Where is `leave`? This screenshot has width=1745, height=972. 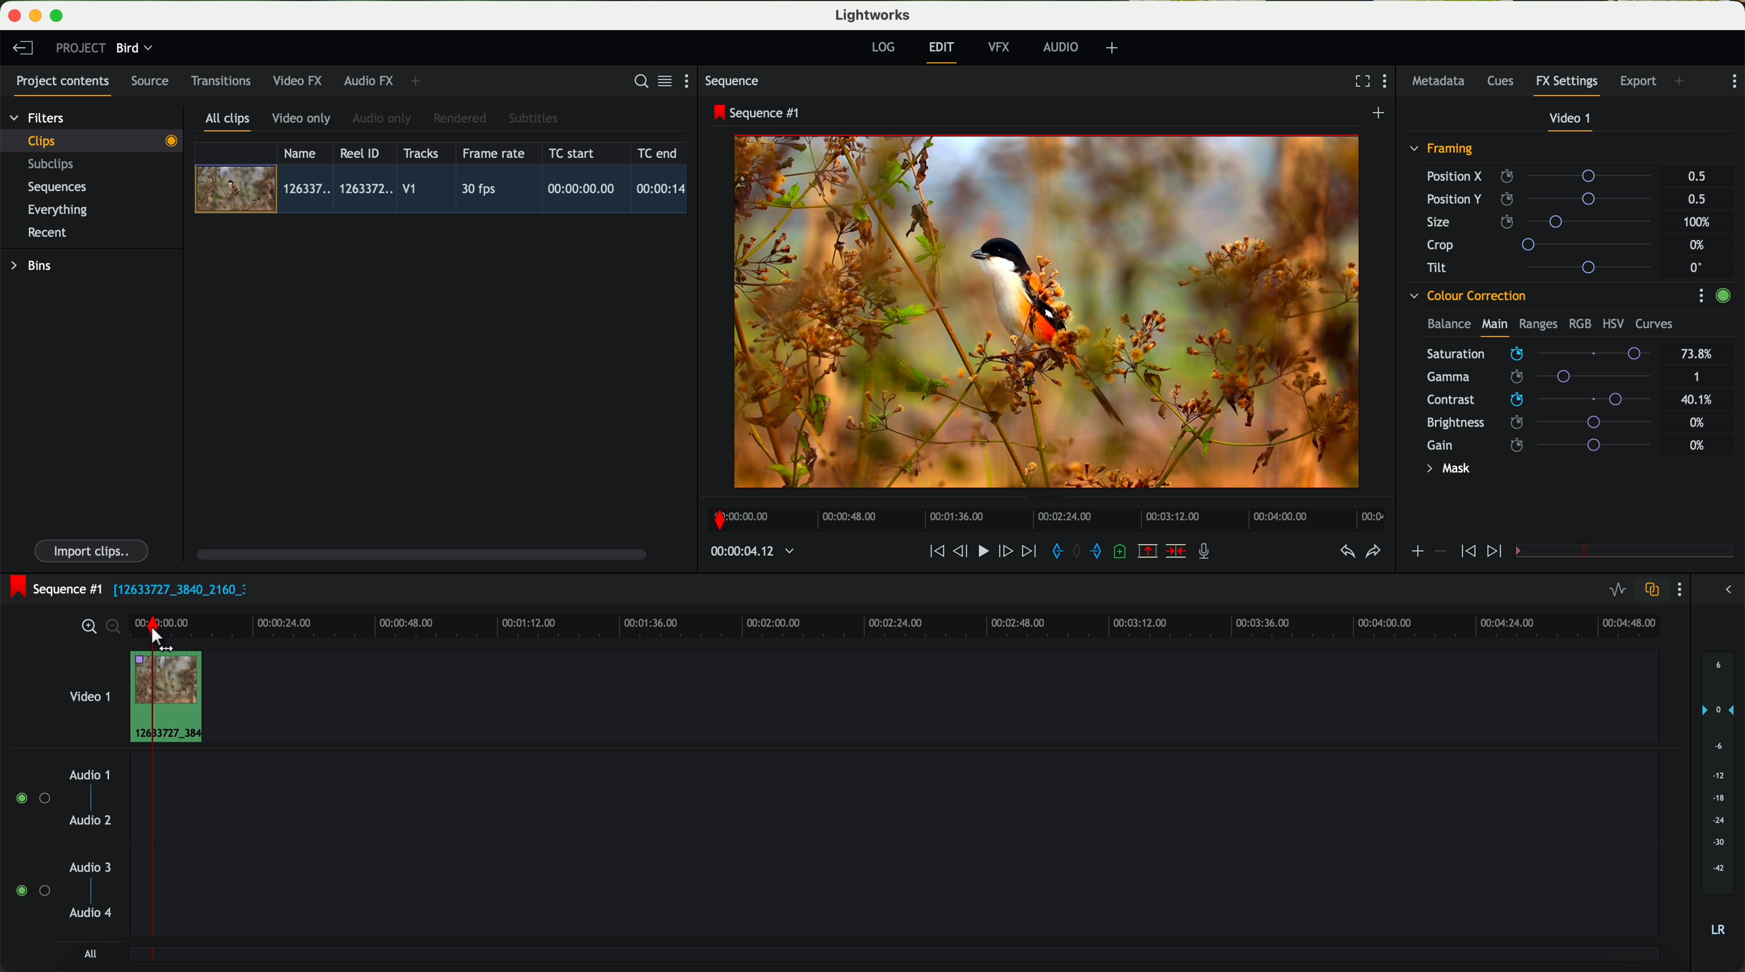 leave is located at coordinates (22, 49).